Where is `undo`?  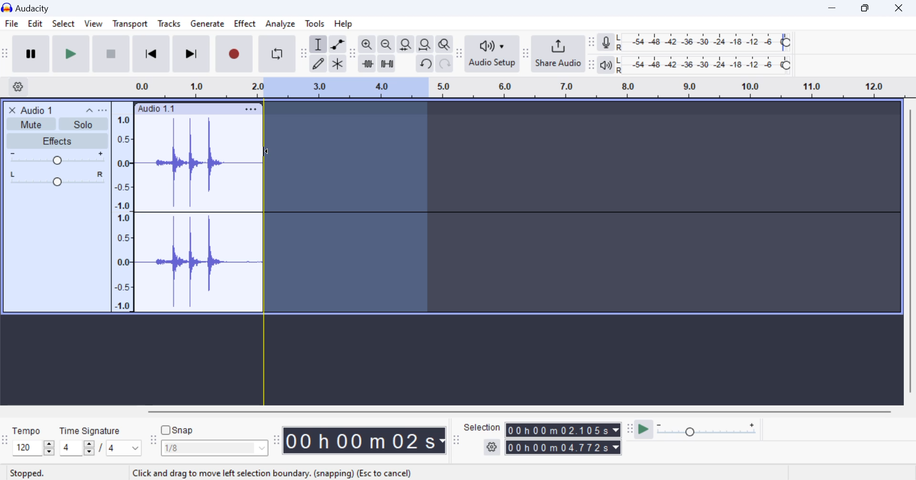 undo is located at coordinates (426, 64).